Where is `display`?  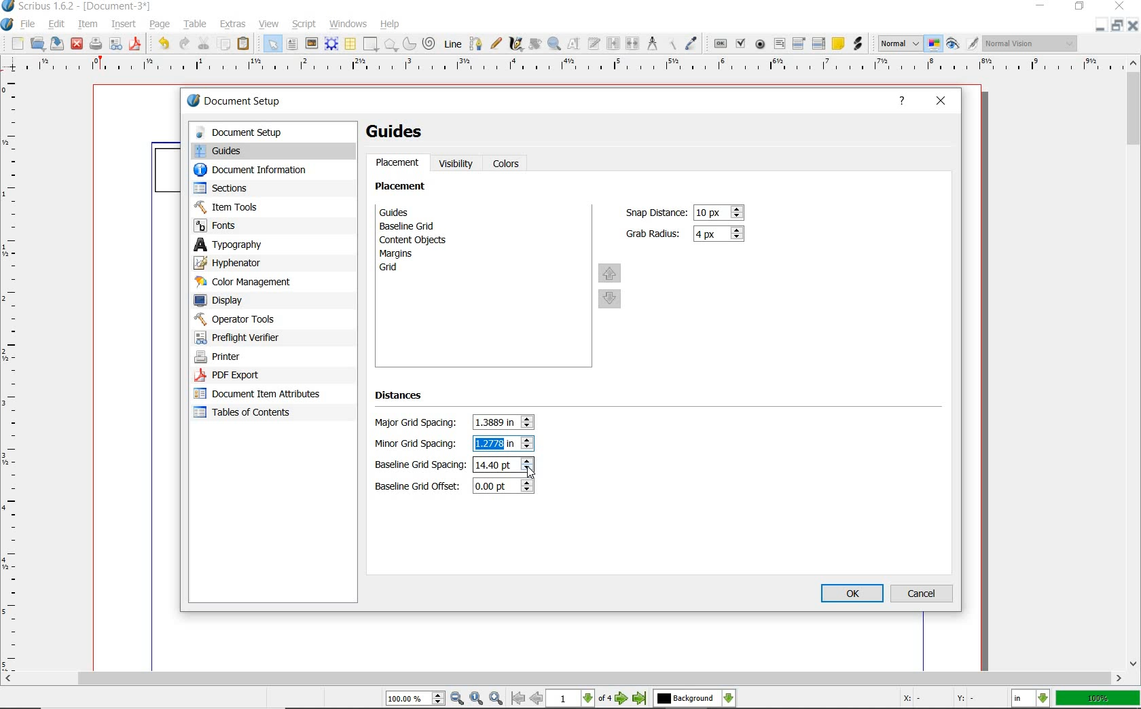 display is located at coordinates (265, 302).